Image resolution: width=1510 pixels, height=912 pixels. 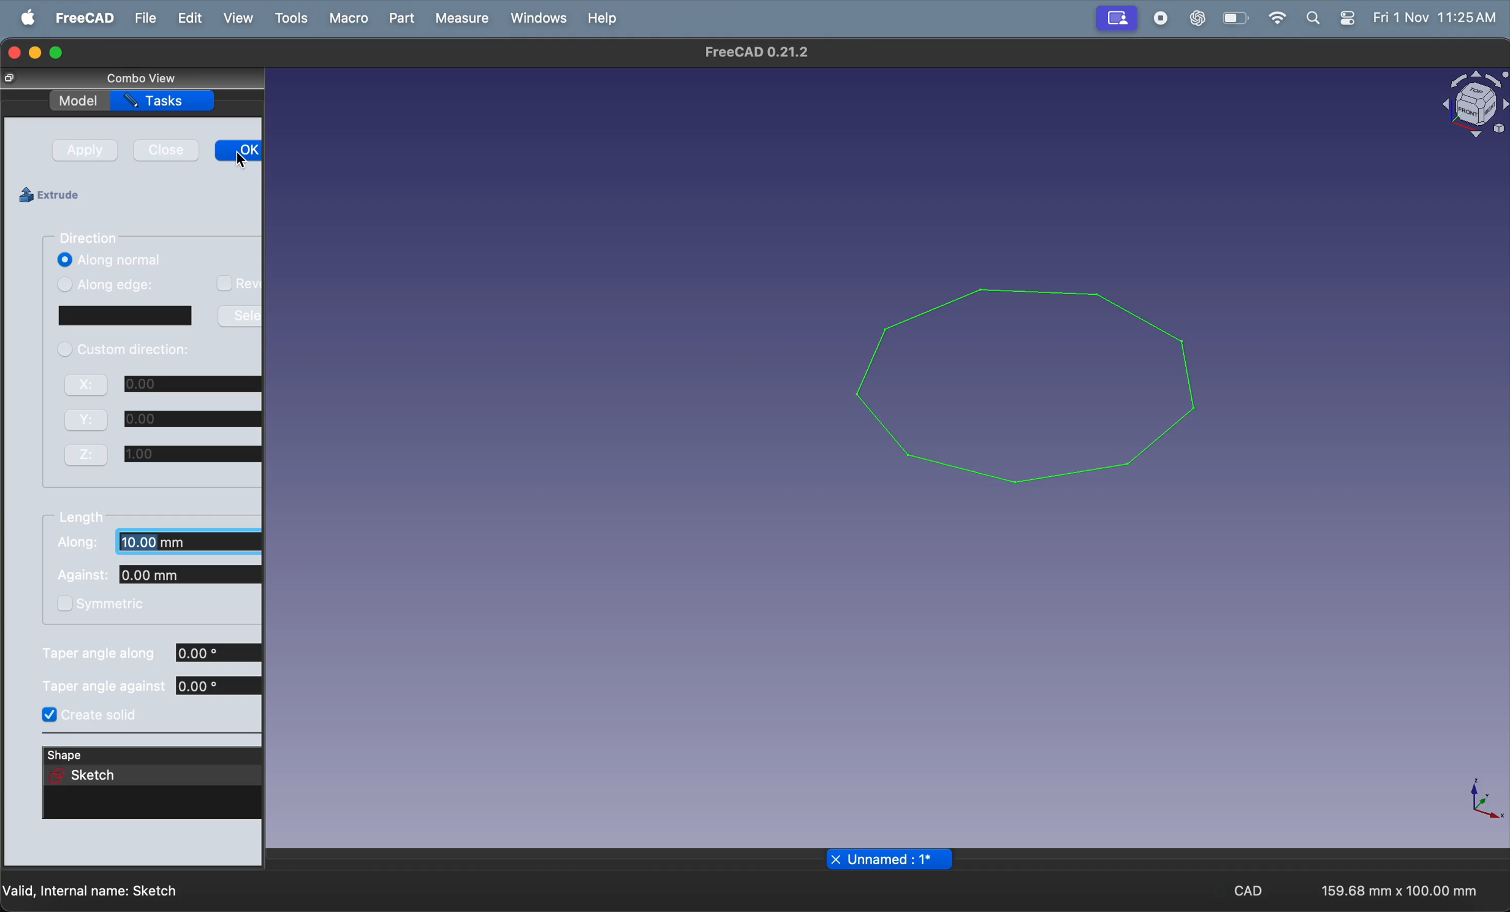 I want to click on polygon, so click(x=1028, y=373).